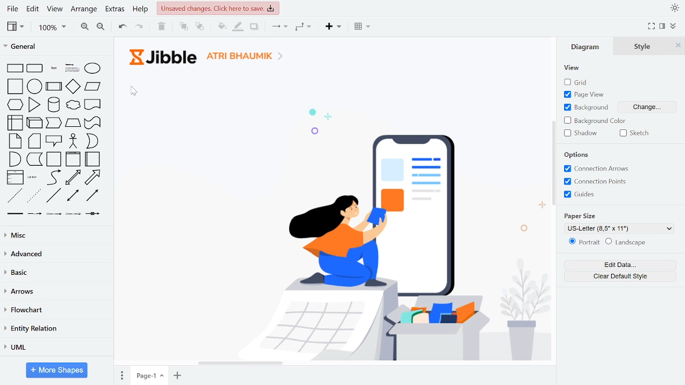 This screenshot has height=385, width=685. I want to click on general shapes, so click(13, 214).